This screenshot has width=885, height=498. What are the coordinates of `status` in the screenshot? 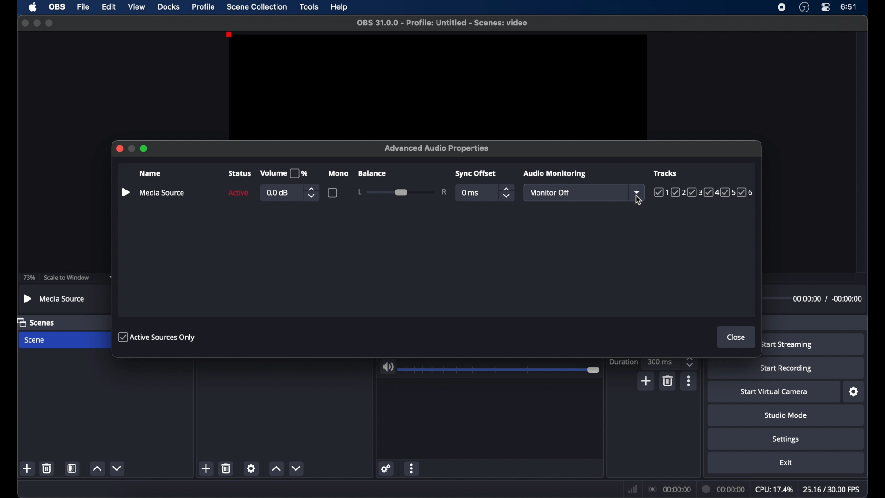 It's located at (240, 174).